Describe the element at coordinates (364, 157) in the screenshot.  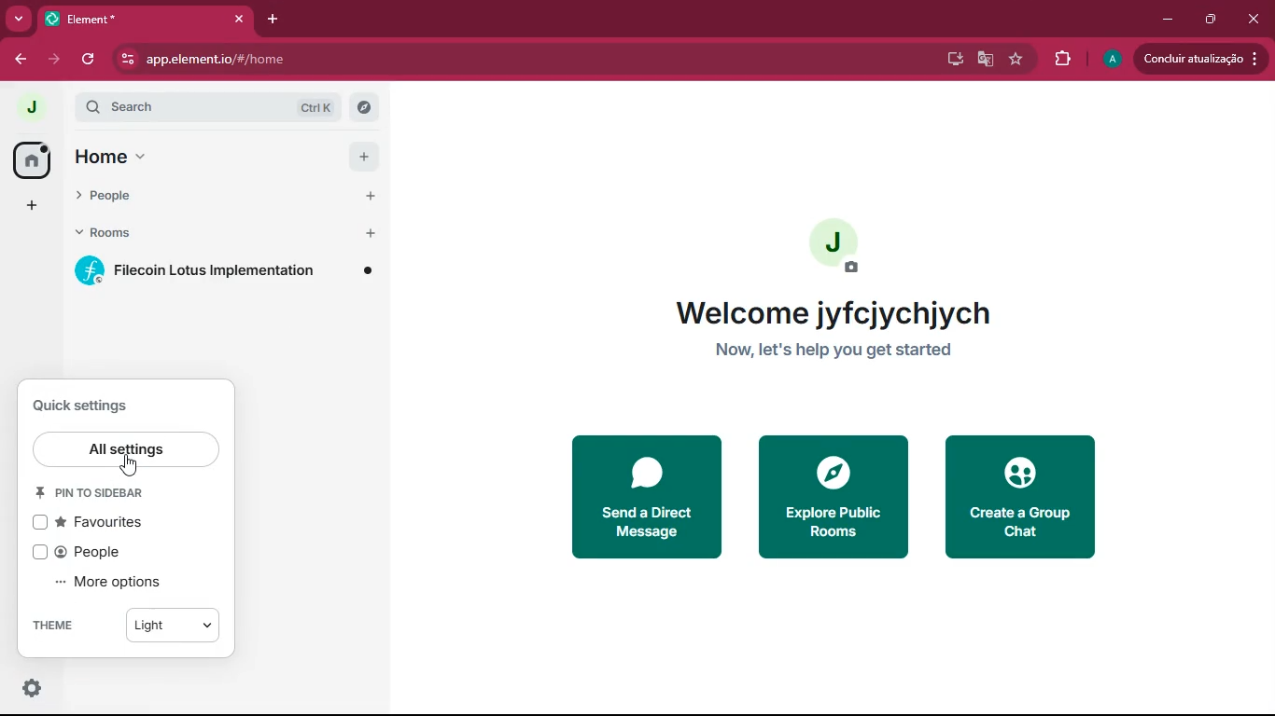
I see `add` at that location.